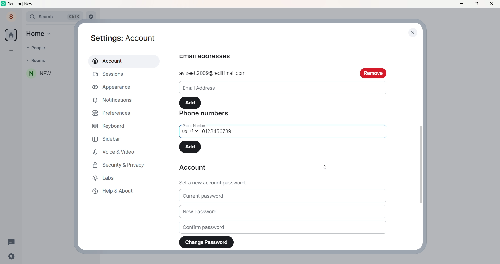 This screenshot has height=264, width=500. I want to click on Expand, so click(22, 17).